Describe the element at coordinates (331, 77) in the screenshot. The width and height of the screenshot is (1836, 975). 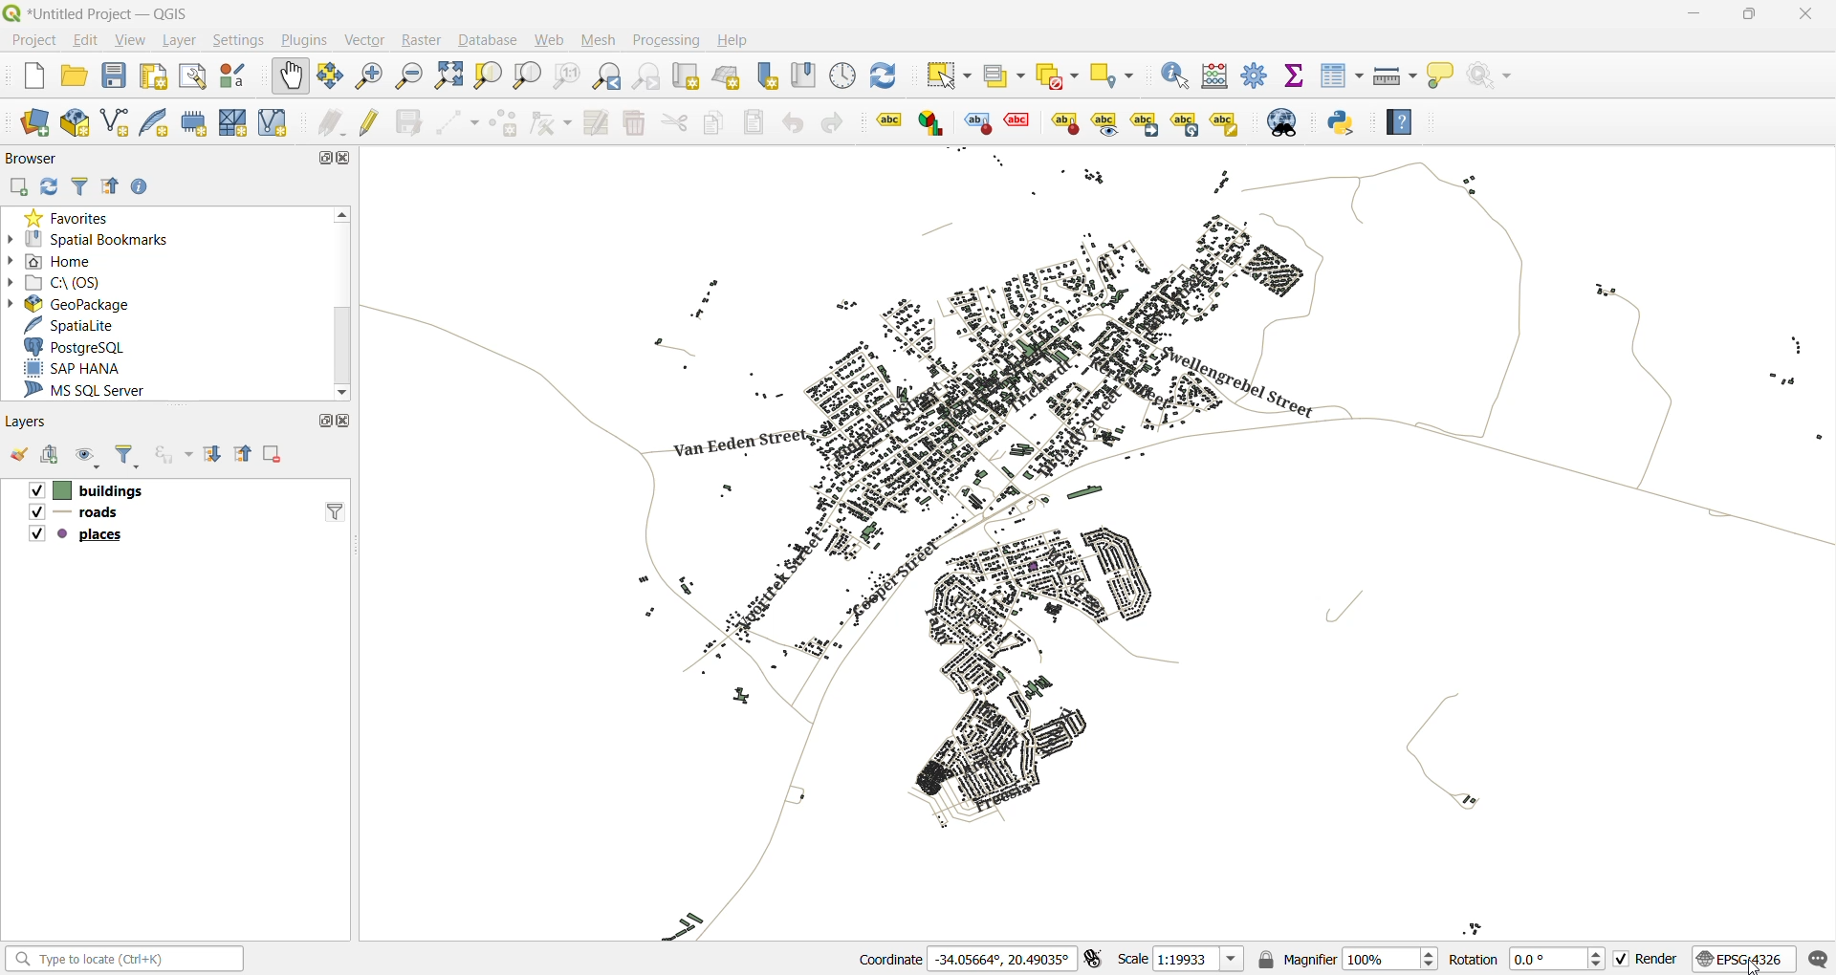
I see `pan selection` at that location.